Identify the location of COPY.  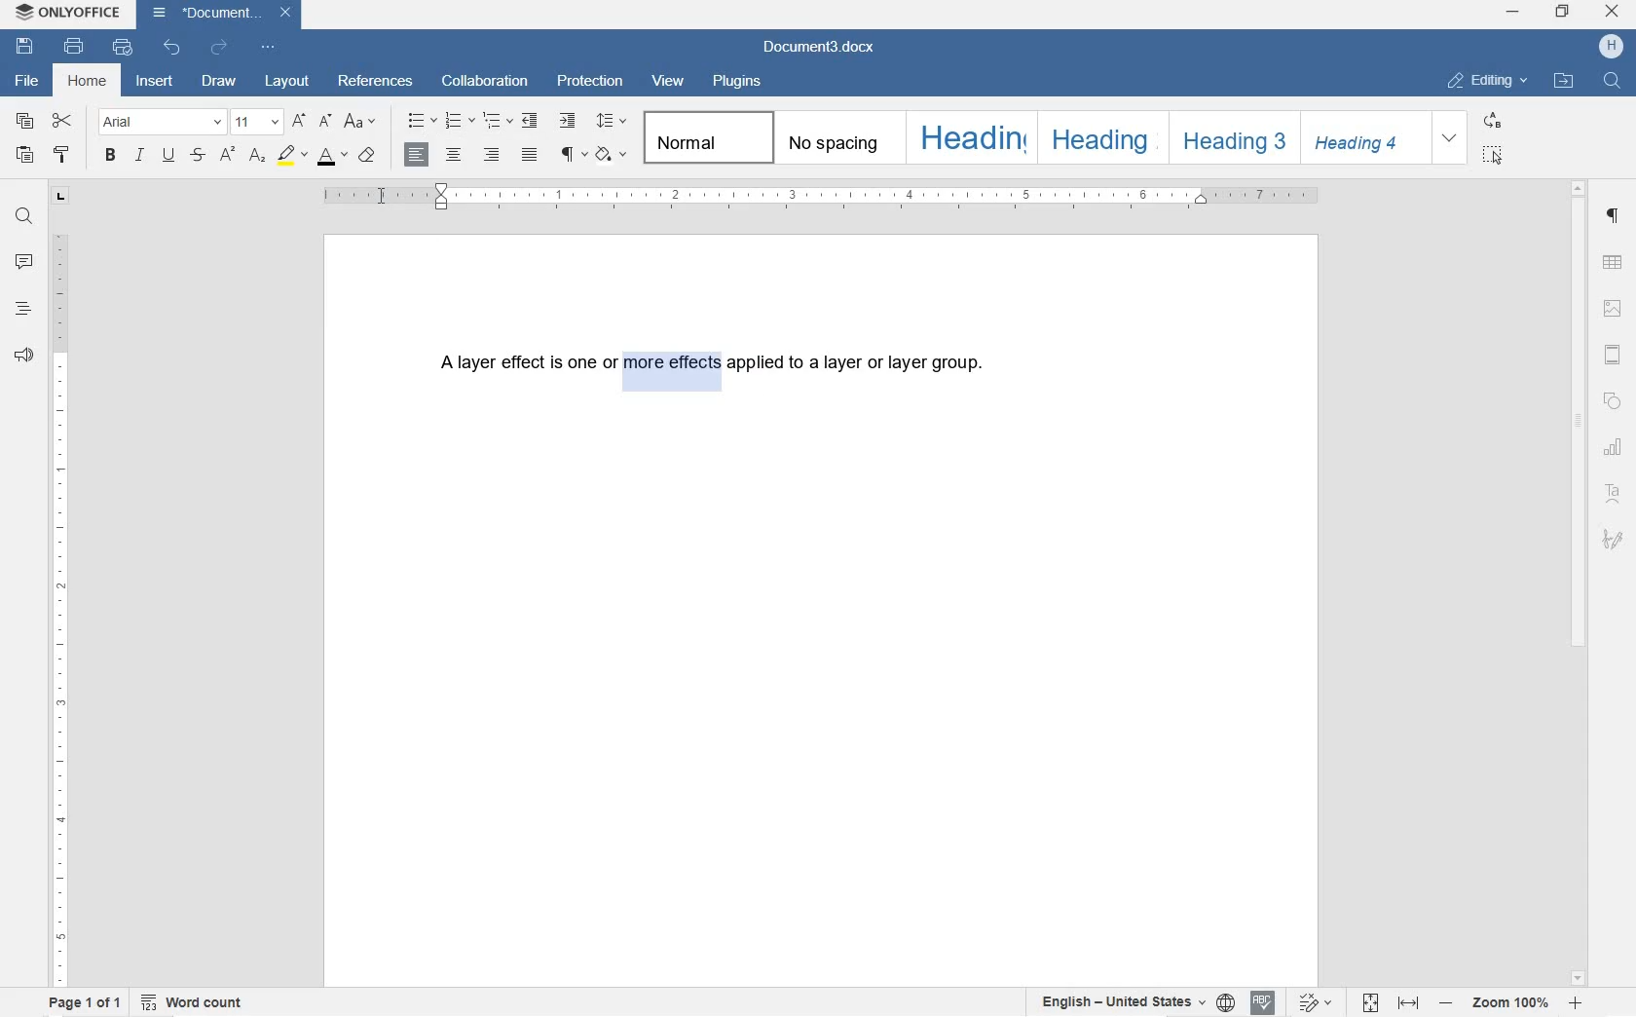
(27, 122).